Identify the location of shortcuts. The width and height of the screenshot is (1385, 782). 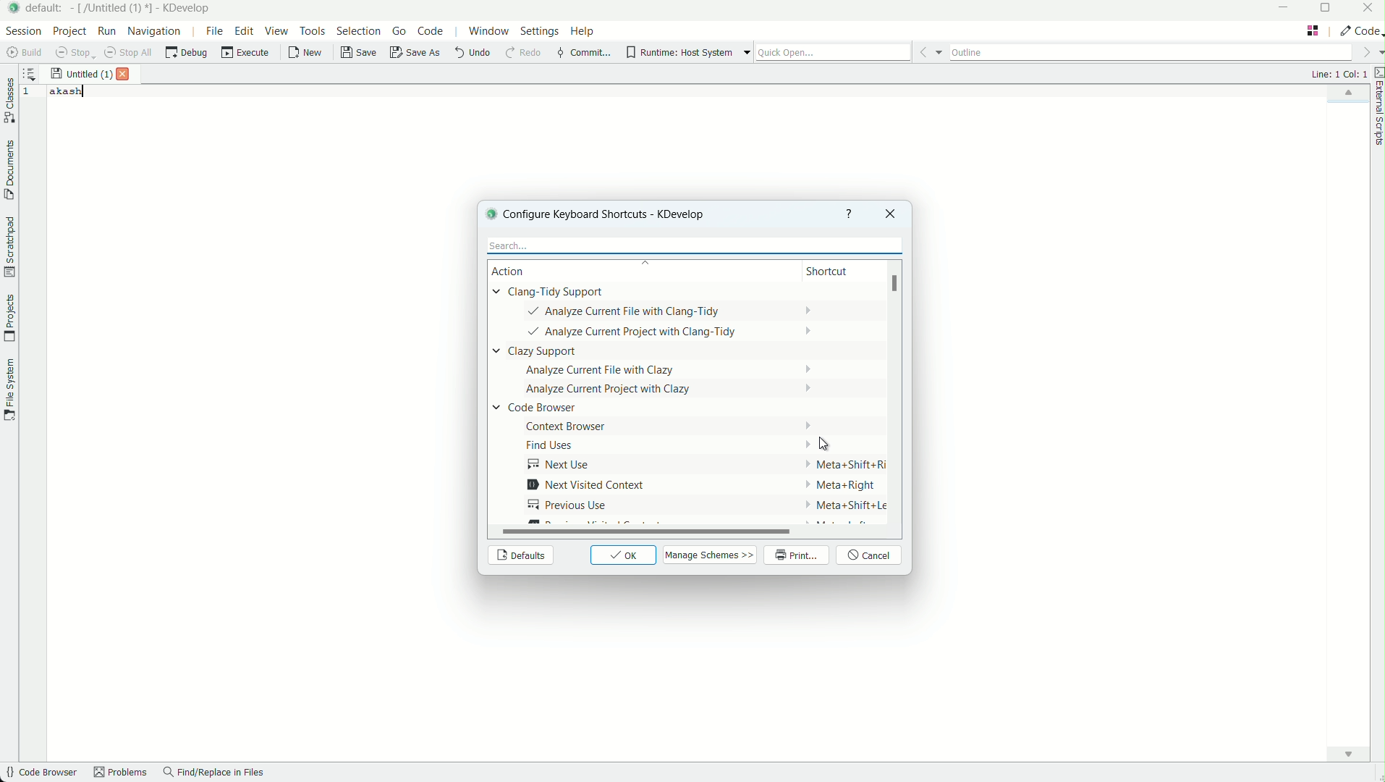
(839, 405).